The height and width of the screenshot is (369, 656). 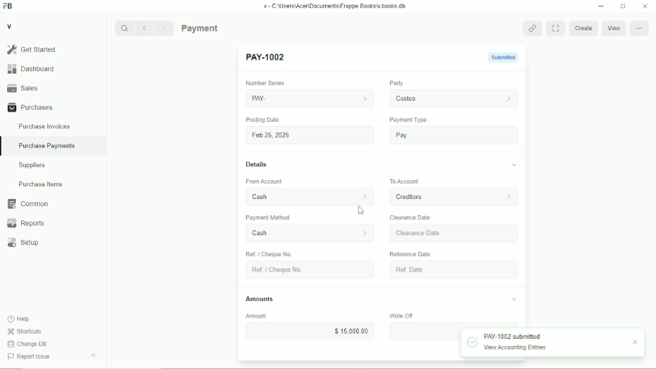 What do you see at coordinates (53, 147) in the screenshot?
I see `Purchase Payments` at bounding box center [53, 147].